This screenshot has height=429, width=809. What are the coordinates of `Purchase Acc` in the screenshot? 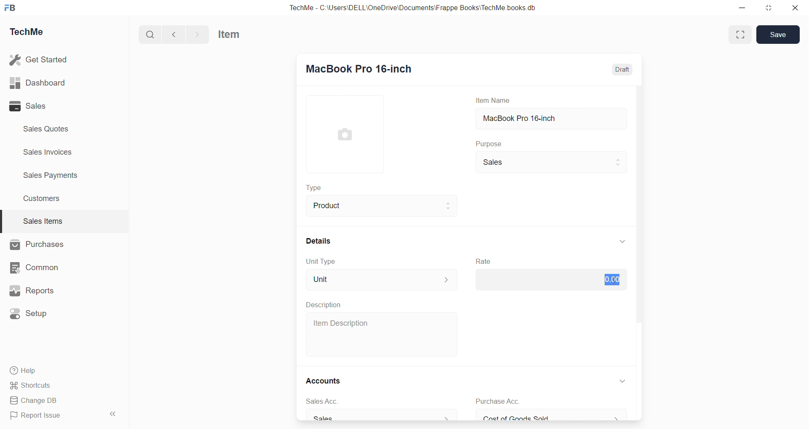 It's located at (498, 402).